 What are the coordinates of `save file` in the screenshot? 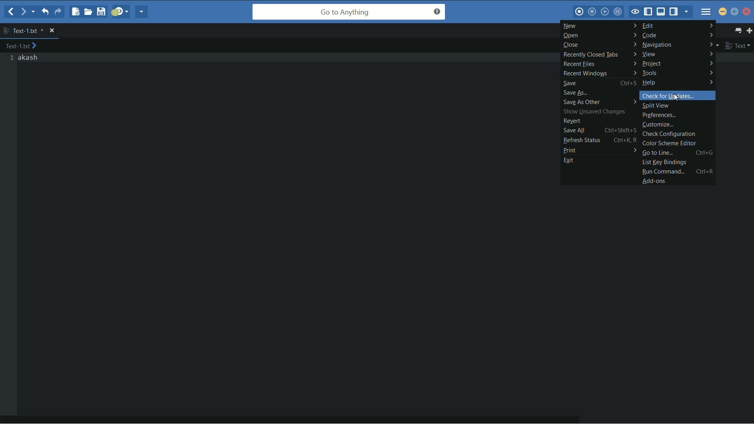 It's located at (102, 11).